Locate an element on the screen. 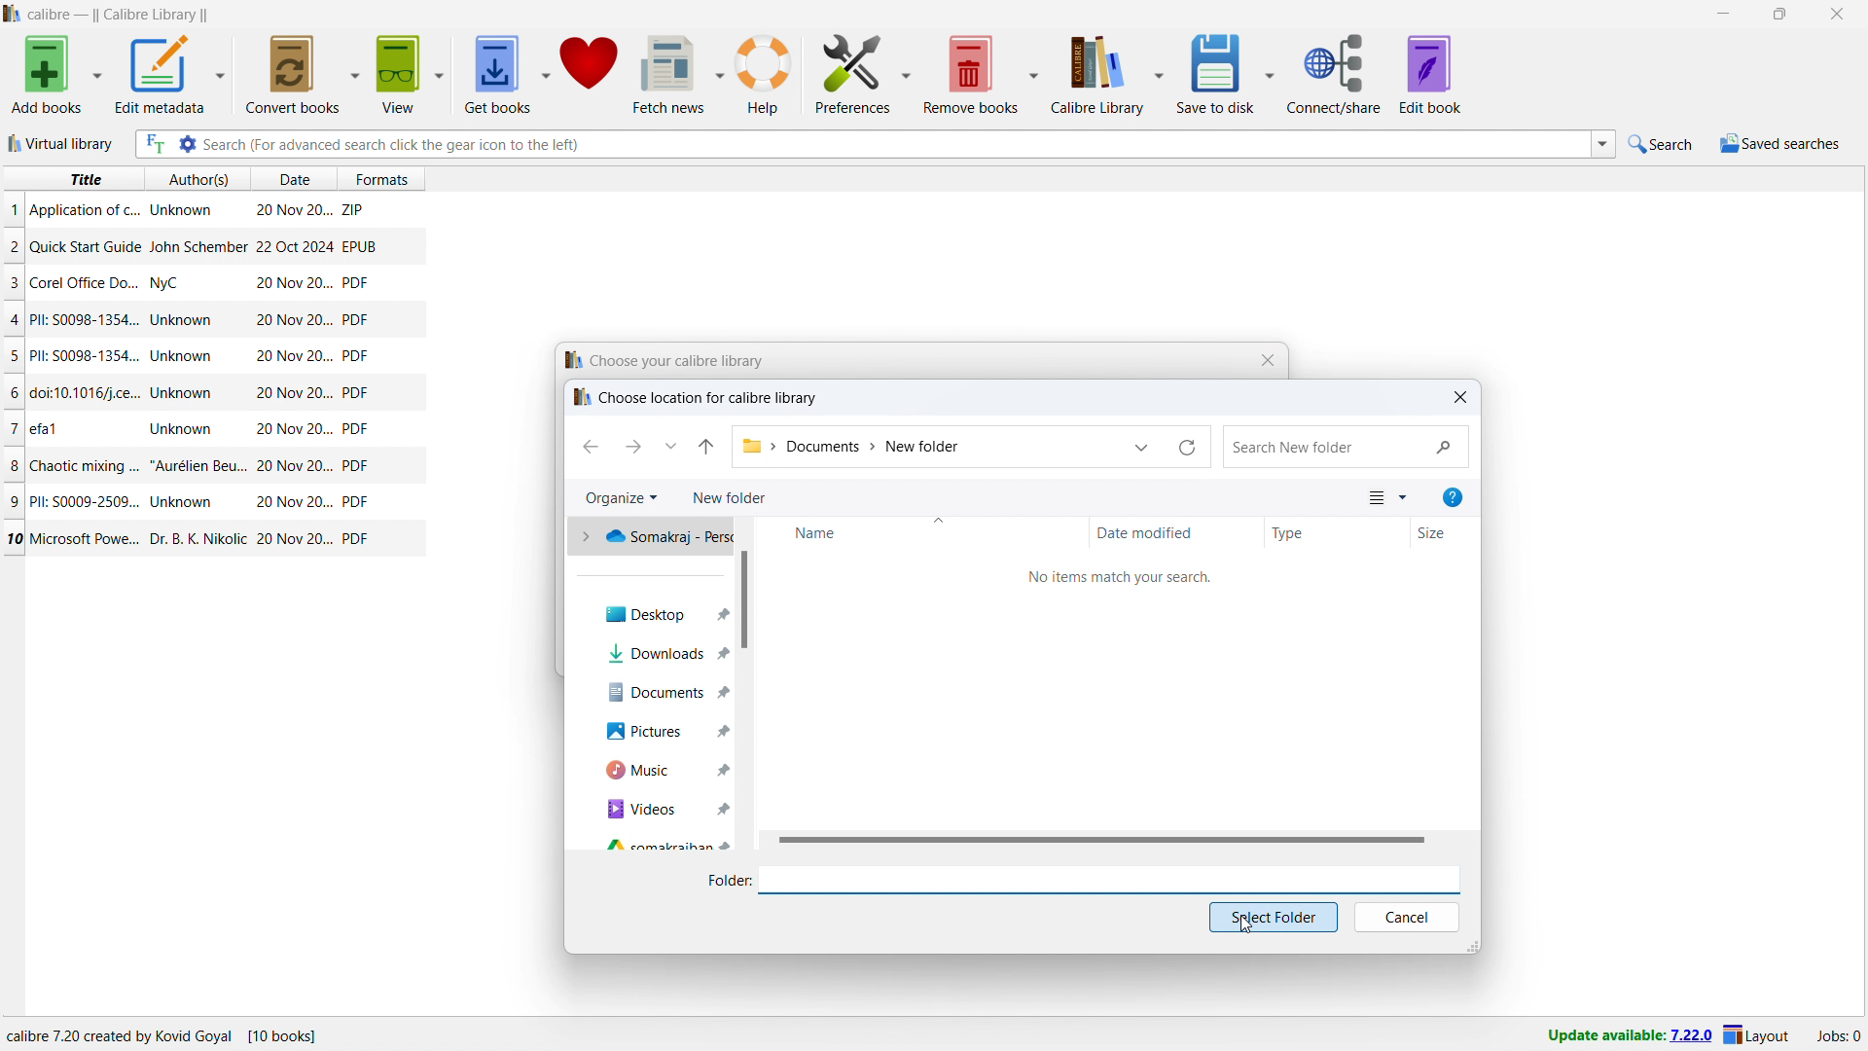 The image size is (1868, 1051). cancel is located at coordinates (1408, 918).